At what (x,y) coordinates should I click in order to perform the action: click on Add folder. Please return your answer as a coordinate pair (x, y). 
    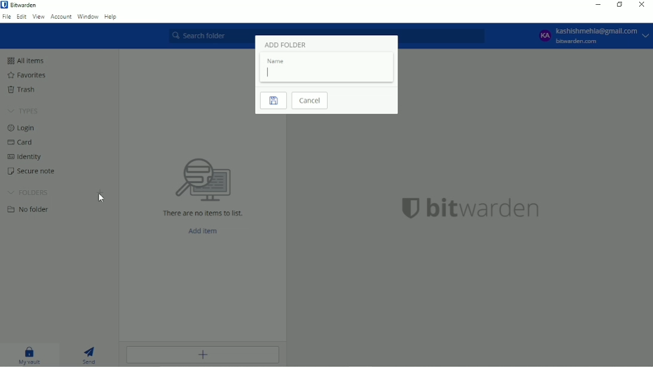
    Looking at the image, I should click on (100, 192).